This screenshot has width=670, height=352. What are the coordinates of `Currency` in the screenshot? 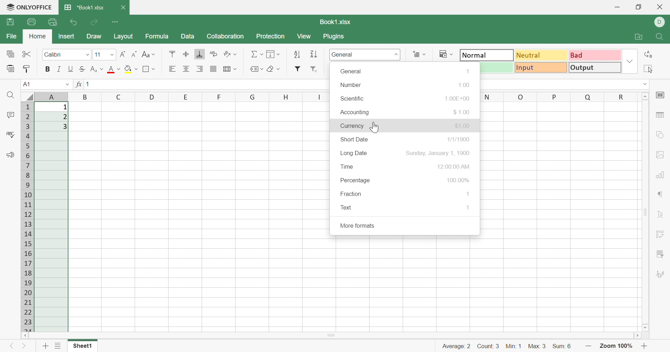 It's located at (352, 126).